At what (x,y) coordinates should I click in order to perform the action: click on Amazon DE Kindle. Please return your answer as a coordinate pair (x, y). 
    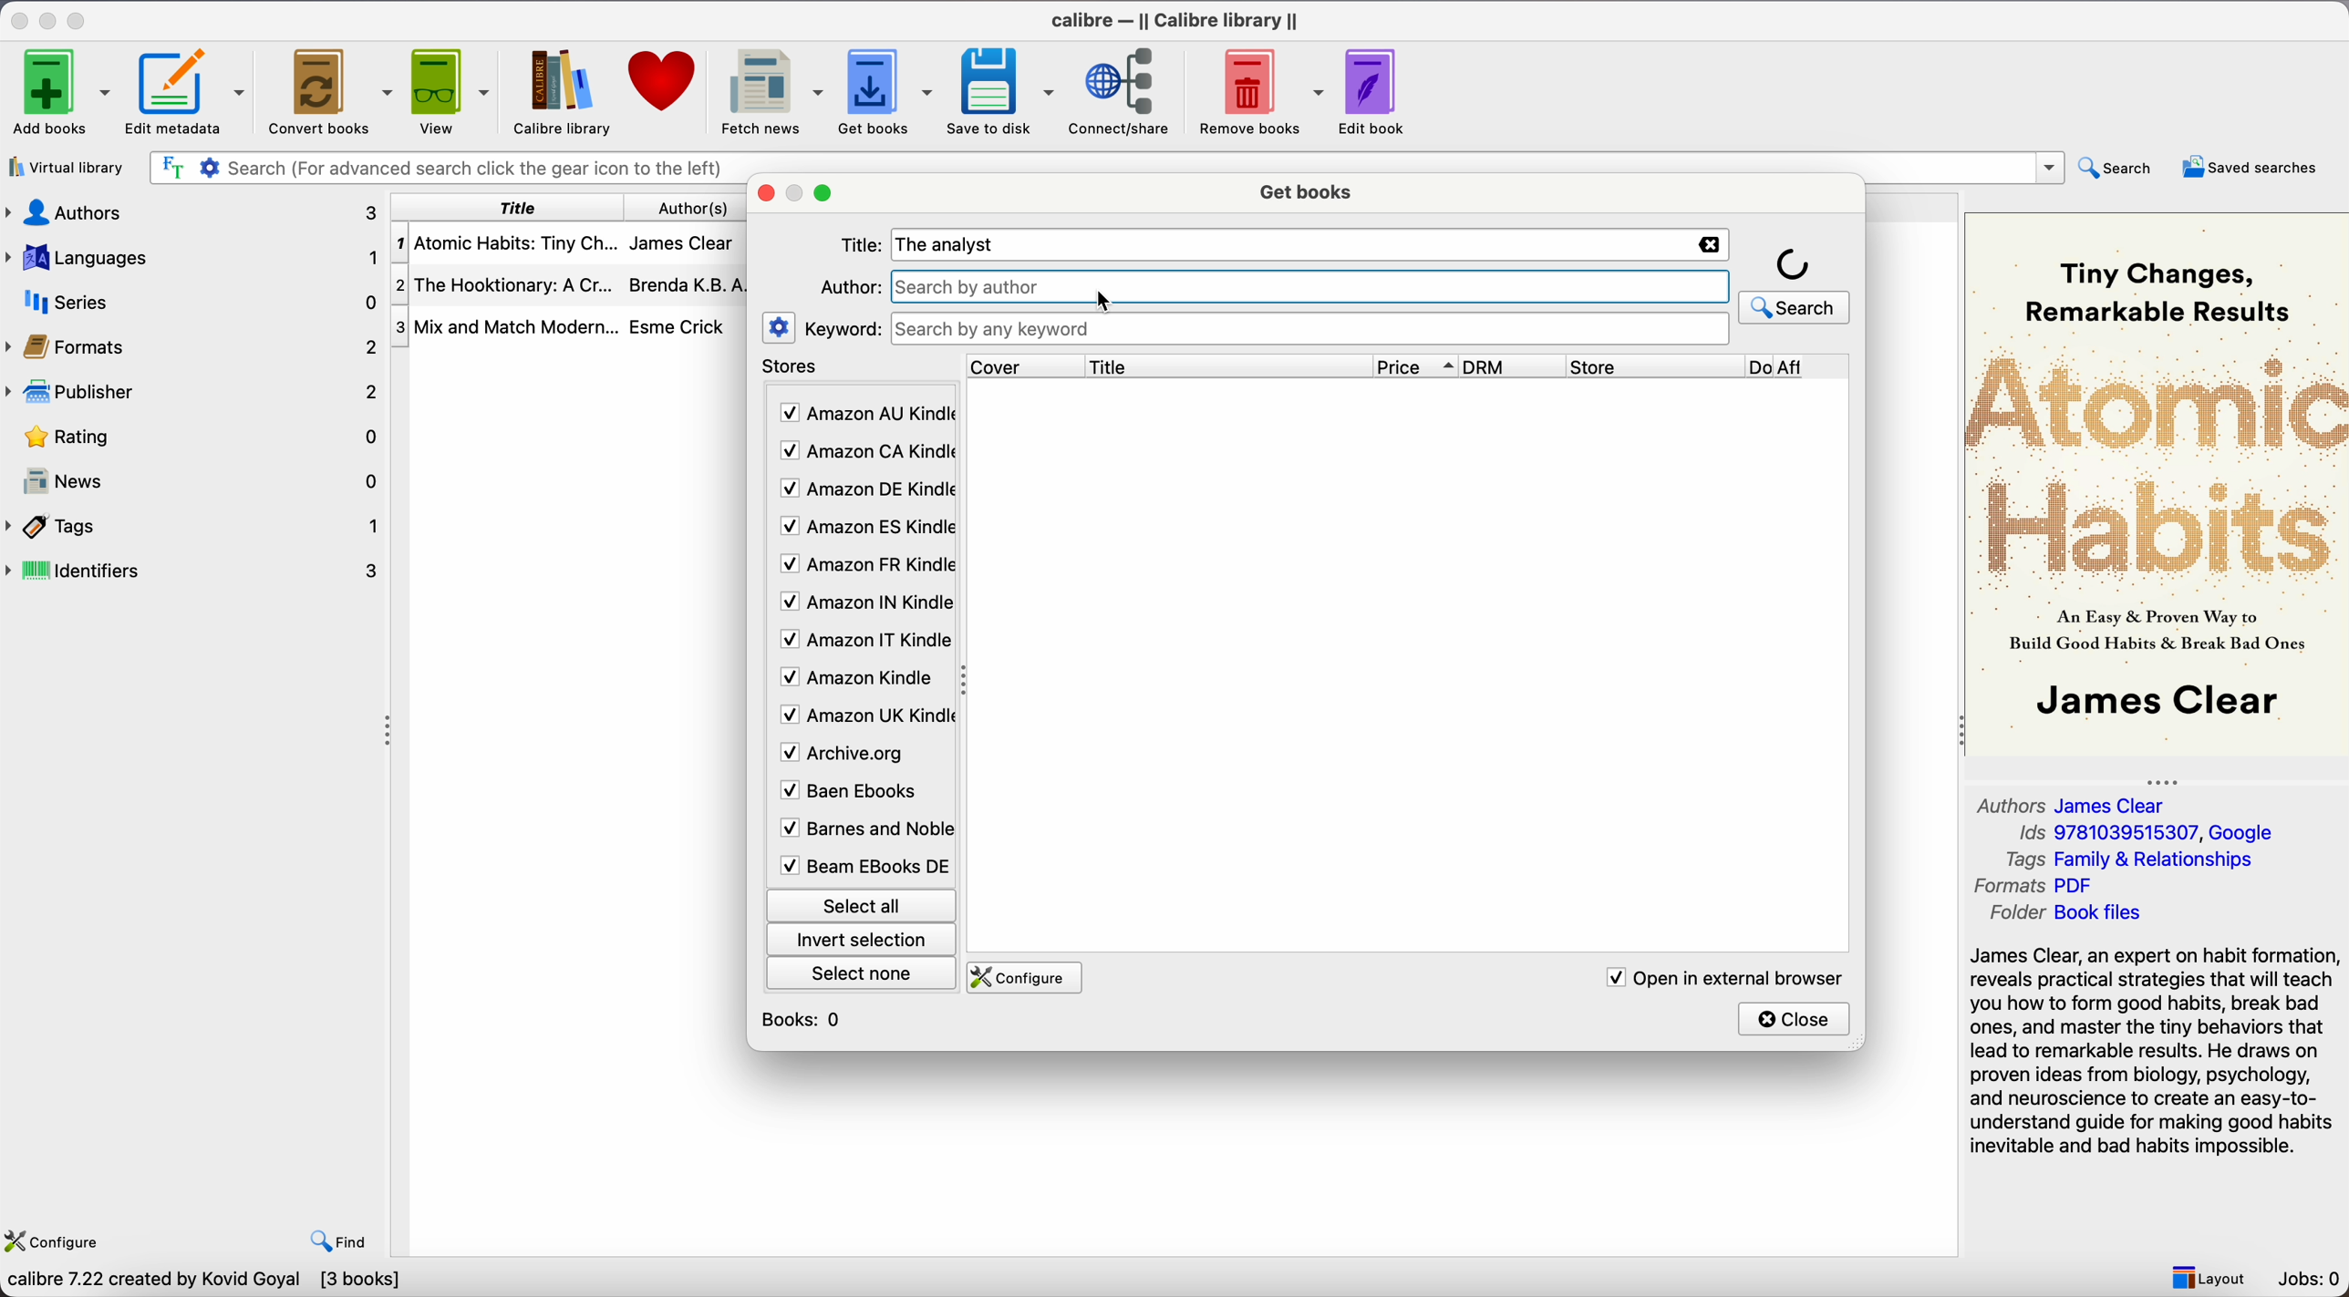
    Looking at the image, I should click on (864, 491).